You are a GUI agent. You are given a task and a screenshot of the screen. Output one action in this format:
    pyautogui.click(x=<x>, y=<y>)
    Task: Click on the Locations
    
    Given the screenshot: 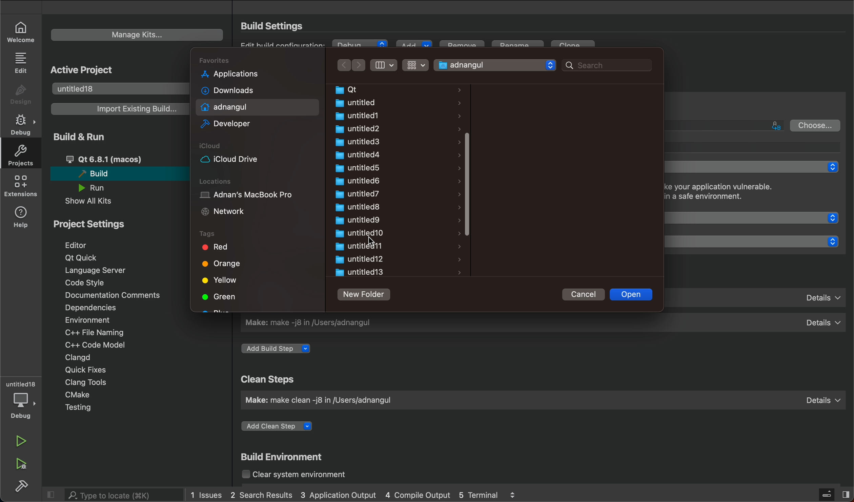 What is the action you would take?
    pyautogui.click(x=216, y=181)
    